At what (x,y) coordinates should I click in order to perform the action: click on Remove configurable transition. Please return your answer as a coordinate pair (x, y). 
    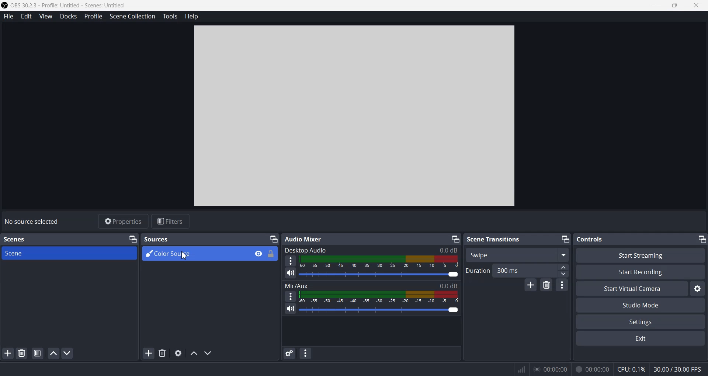
    Looking at the image, I should click on (546, 285).